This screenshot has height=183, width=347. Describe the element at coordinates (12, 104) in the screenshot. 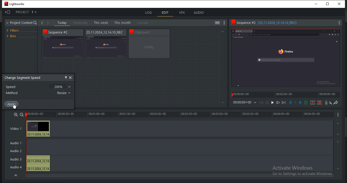

I see `apply` at that location.